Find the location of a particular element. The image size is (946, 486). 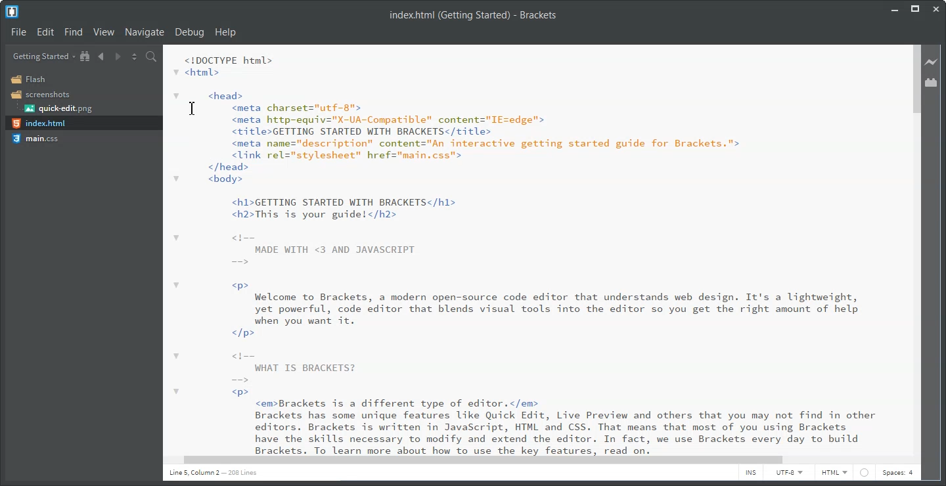

Show in the file tree is located at coordinates (85, 56).